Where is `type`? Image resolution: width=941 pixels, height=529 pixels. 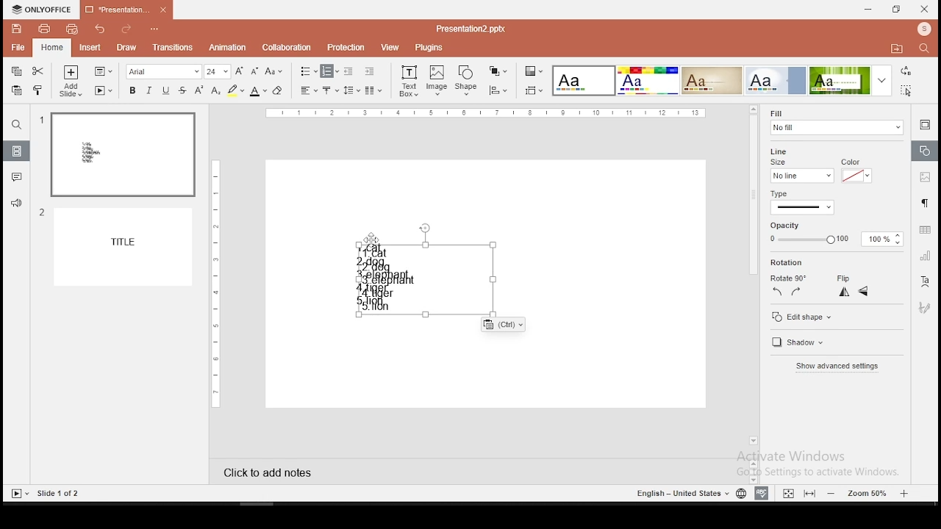
type is located at coordinates (783, 193).